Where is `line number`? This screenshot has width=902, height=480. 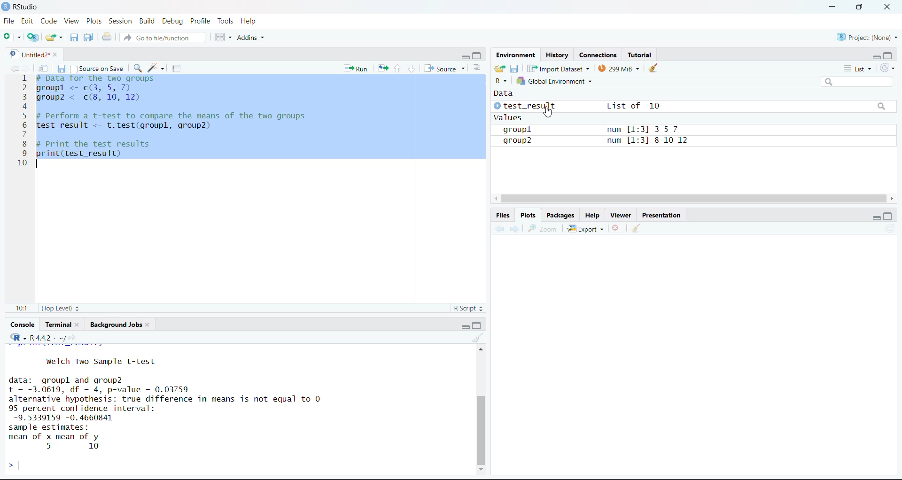
line number is located at coordinates (24, 121).